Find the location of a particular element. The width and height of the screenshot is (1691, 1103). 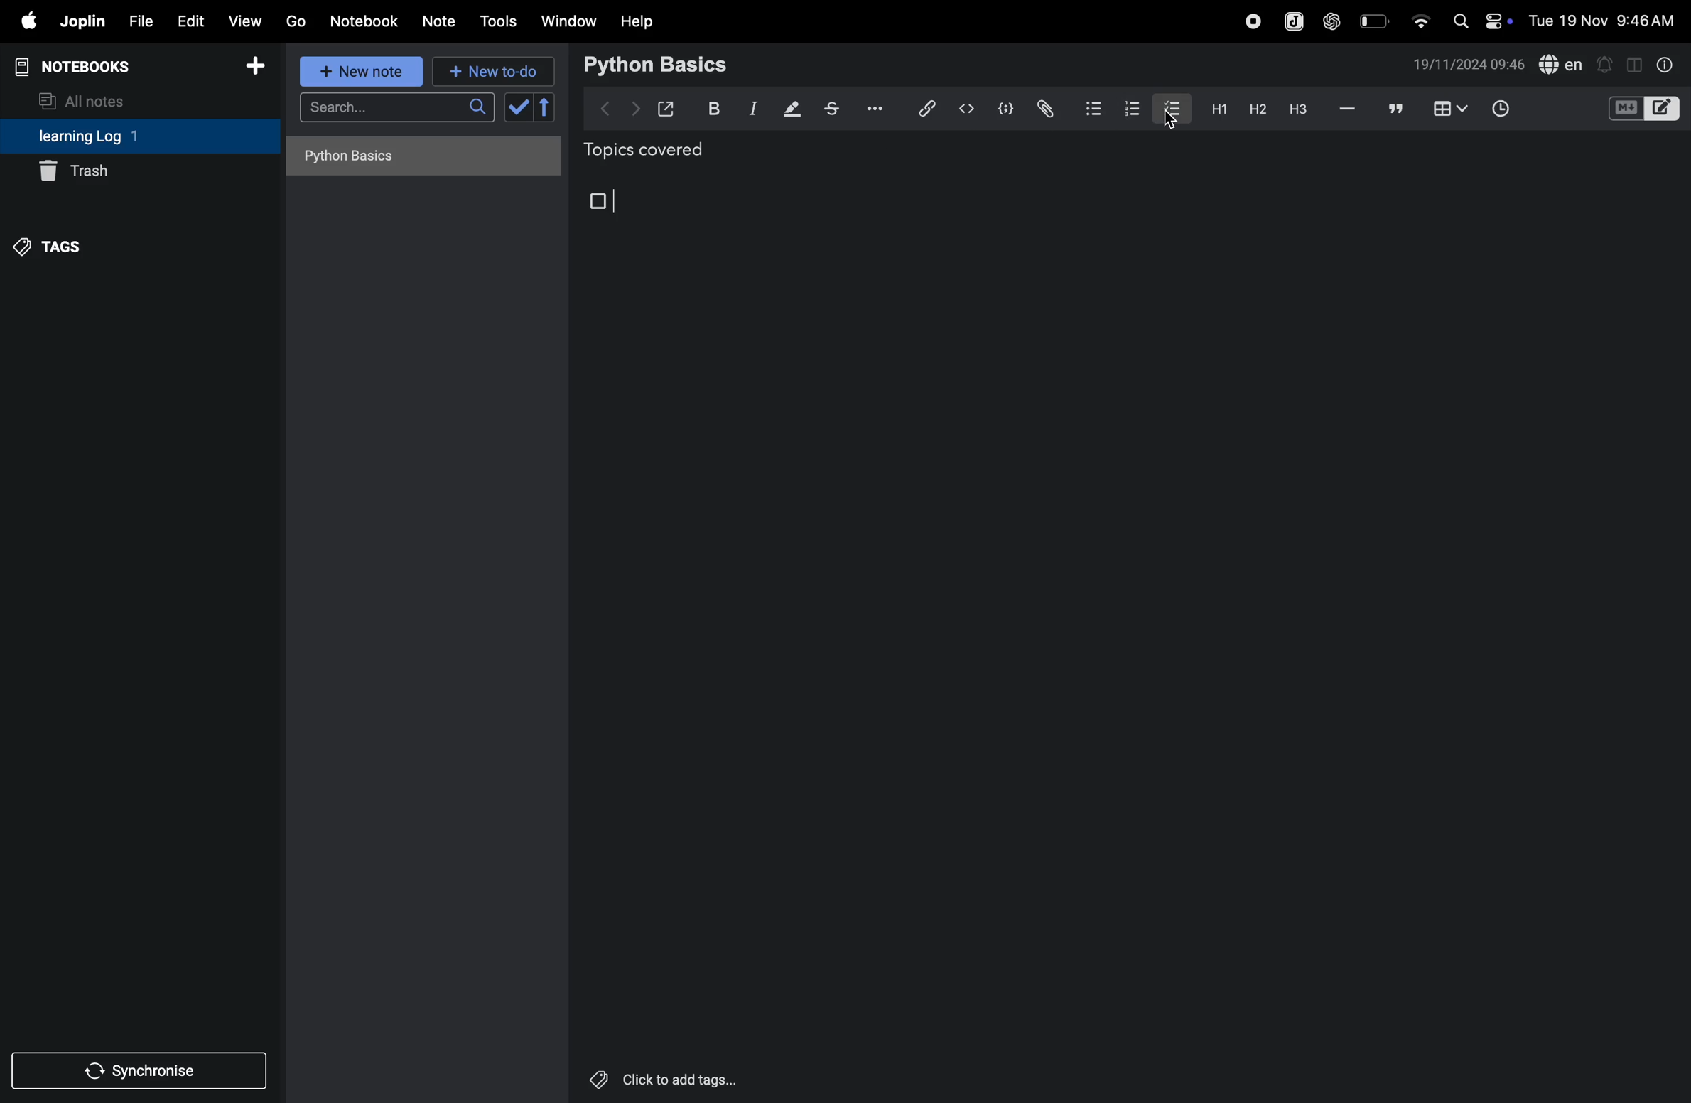

click to add tags is located at coordinates (661, 1079).